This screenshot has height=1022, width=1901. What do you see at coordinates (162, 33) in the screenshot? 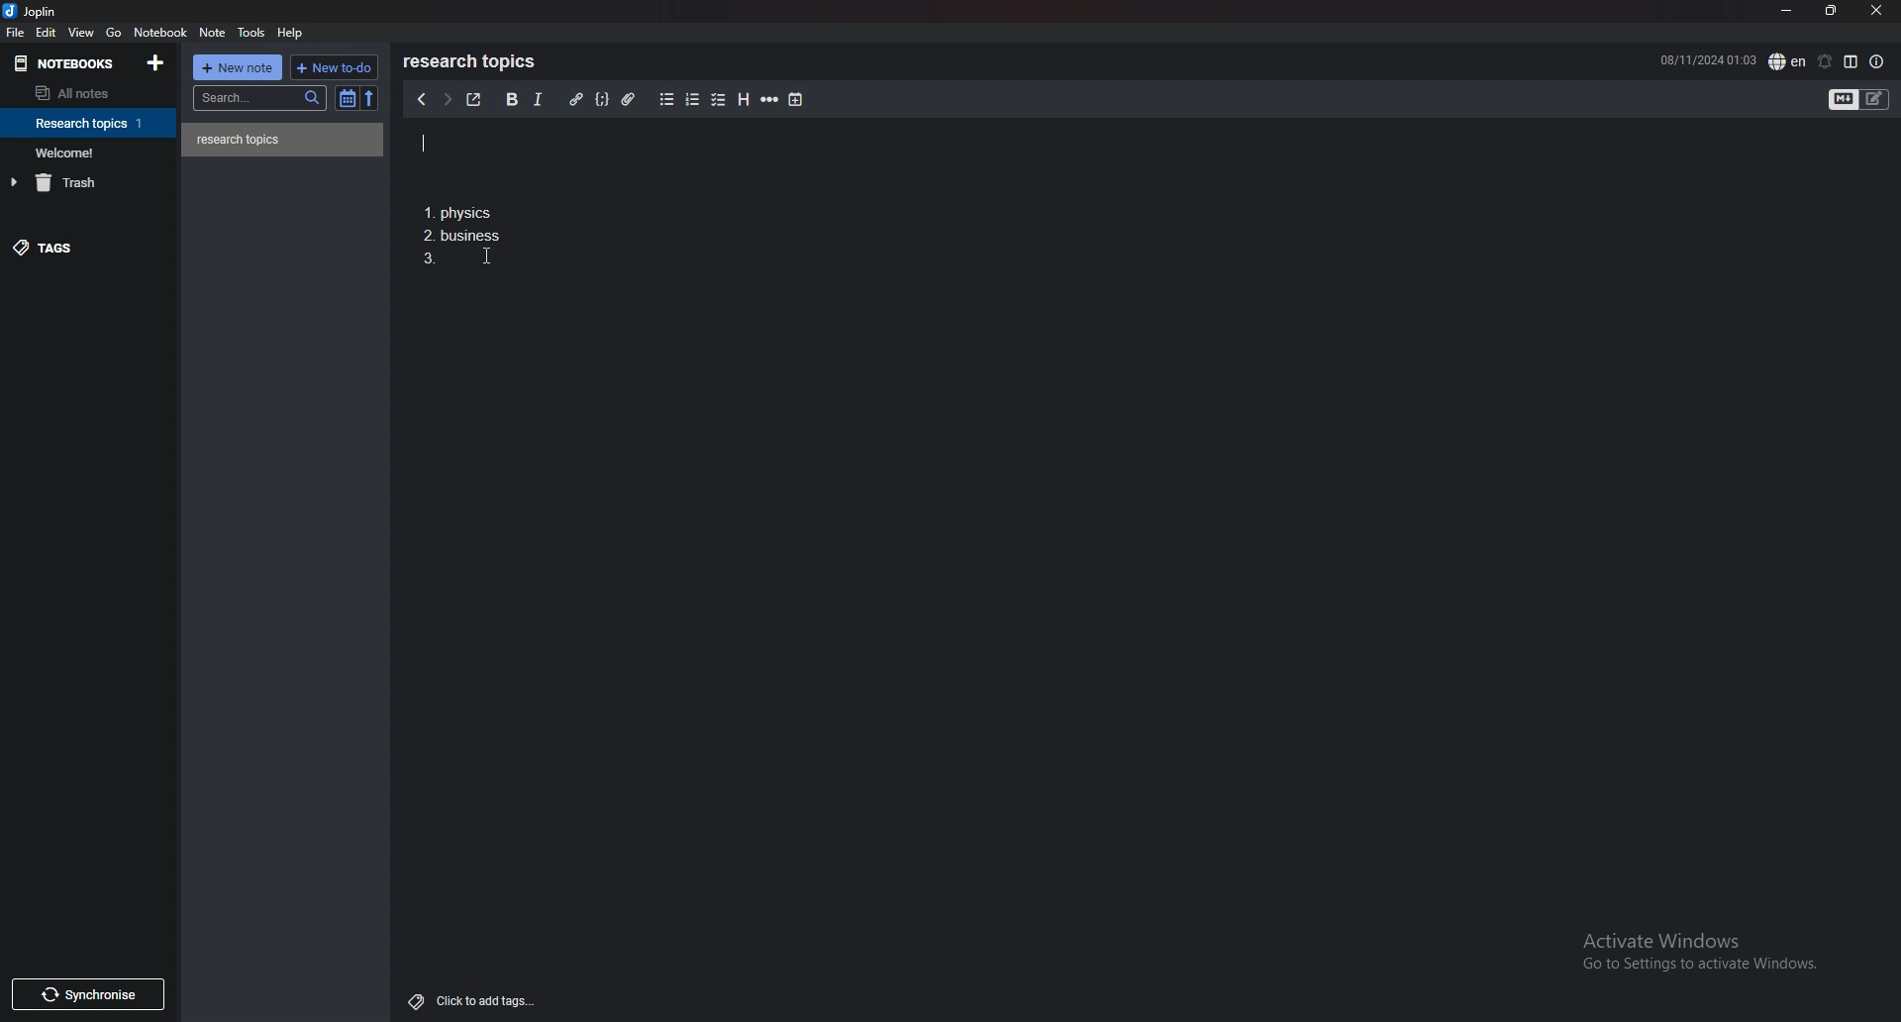
I see `notebook` at bounding box center [162, 33].